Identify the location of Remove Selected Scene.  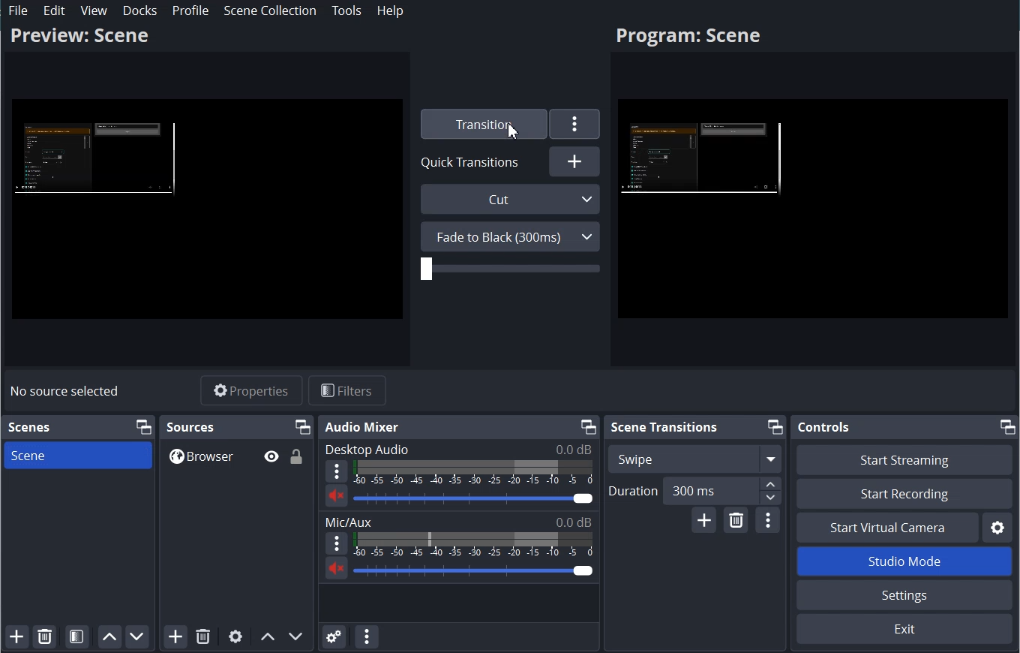
(45, 636).